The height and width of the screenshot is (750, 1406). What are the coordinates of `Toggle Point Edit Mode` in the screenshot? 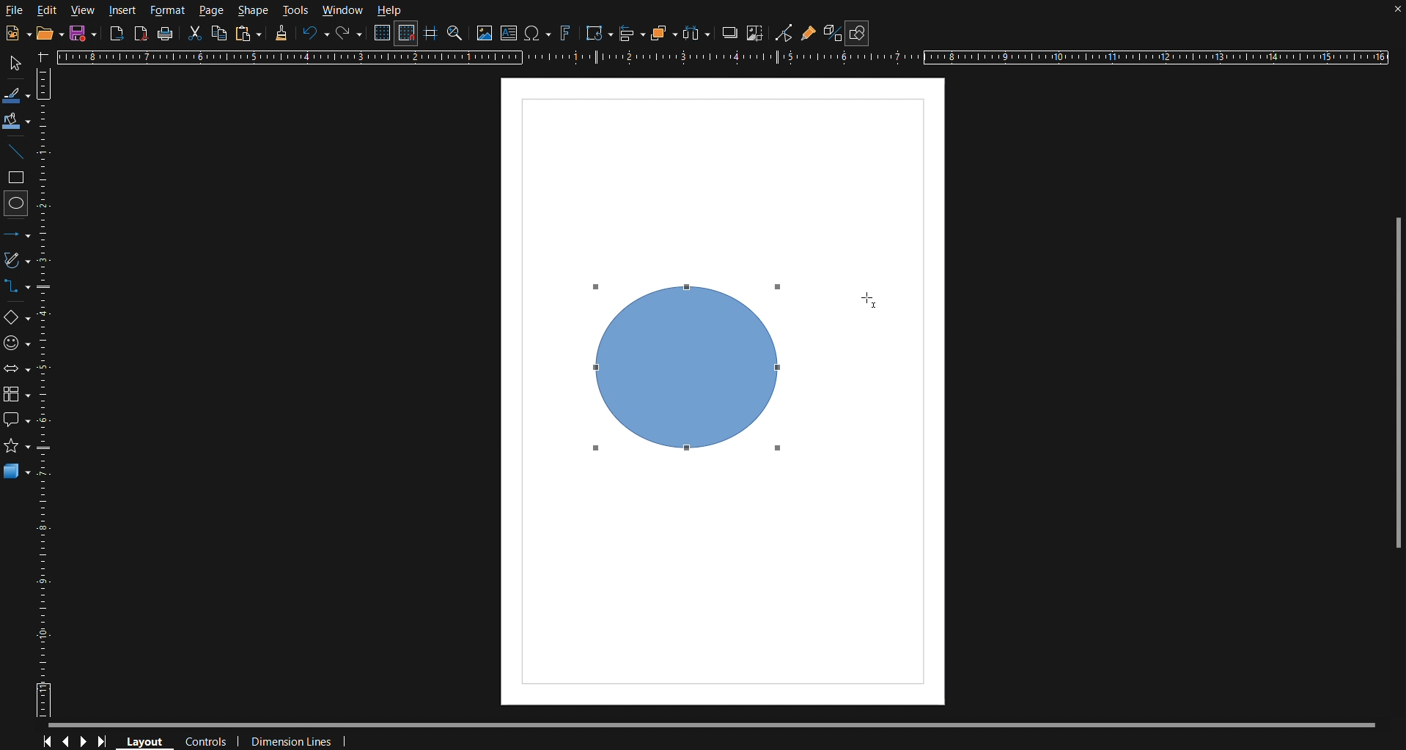 It's located at (784, 34).